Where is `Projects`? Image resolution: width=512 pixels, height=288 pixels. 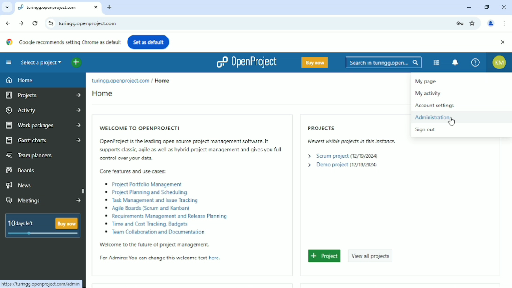 Projects is located at coordinates (44, 95).